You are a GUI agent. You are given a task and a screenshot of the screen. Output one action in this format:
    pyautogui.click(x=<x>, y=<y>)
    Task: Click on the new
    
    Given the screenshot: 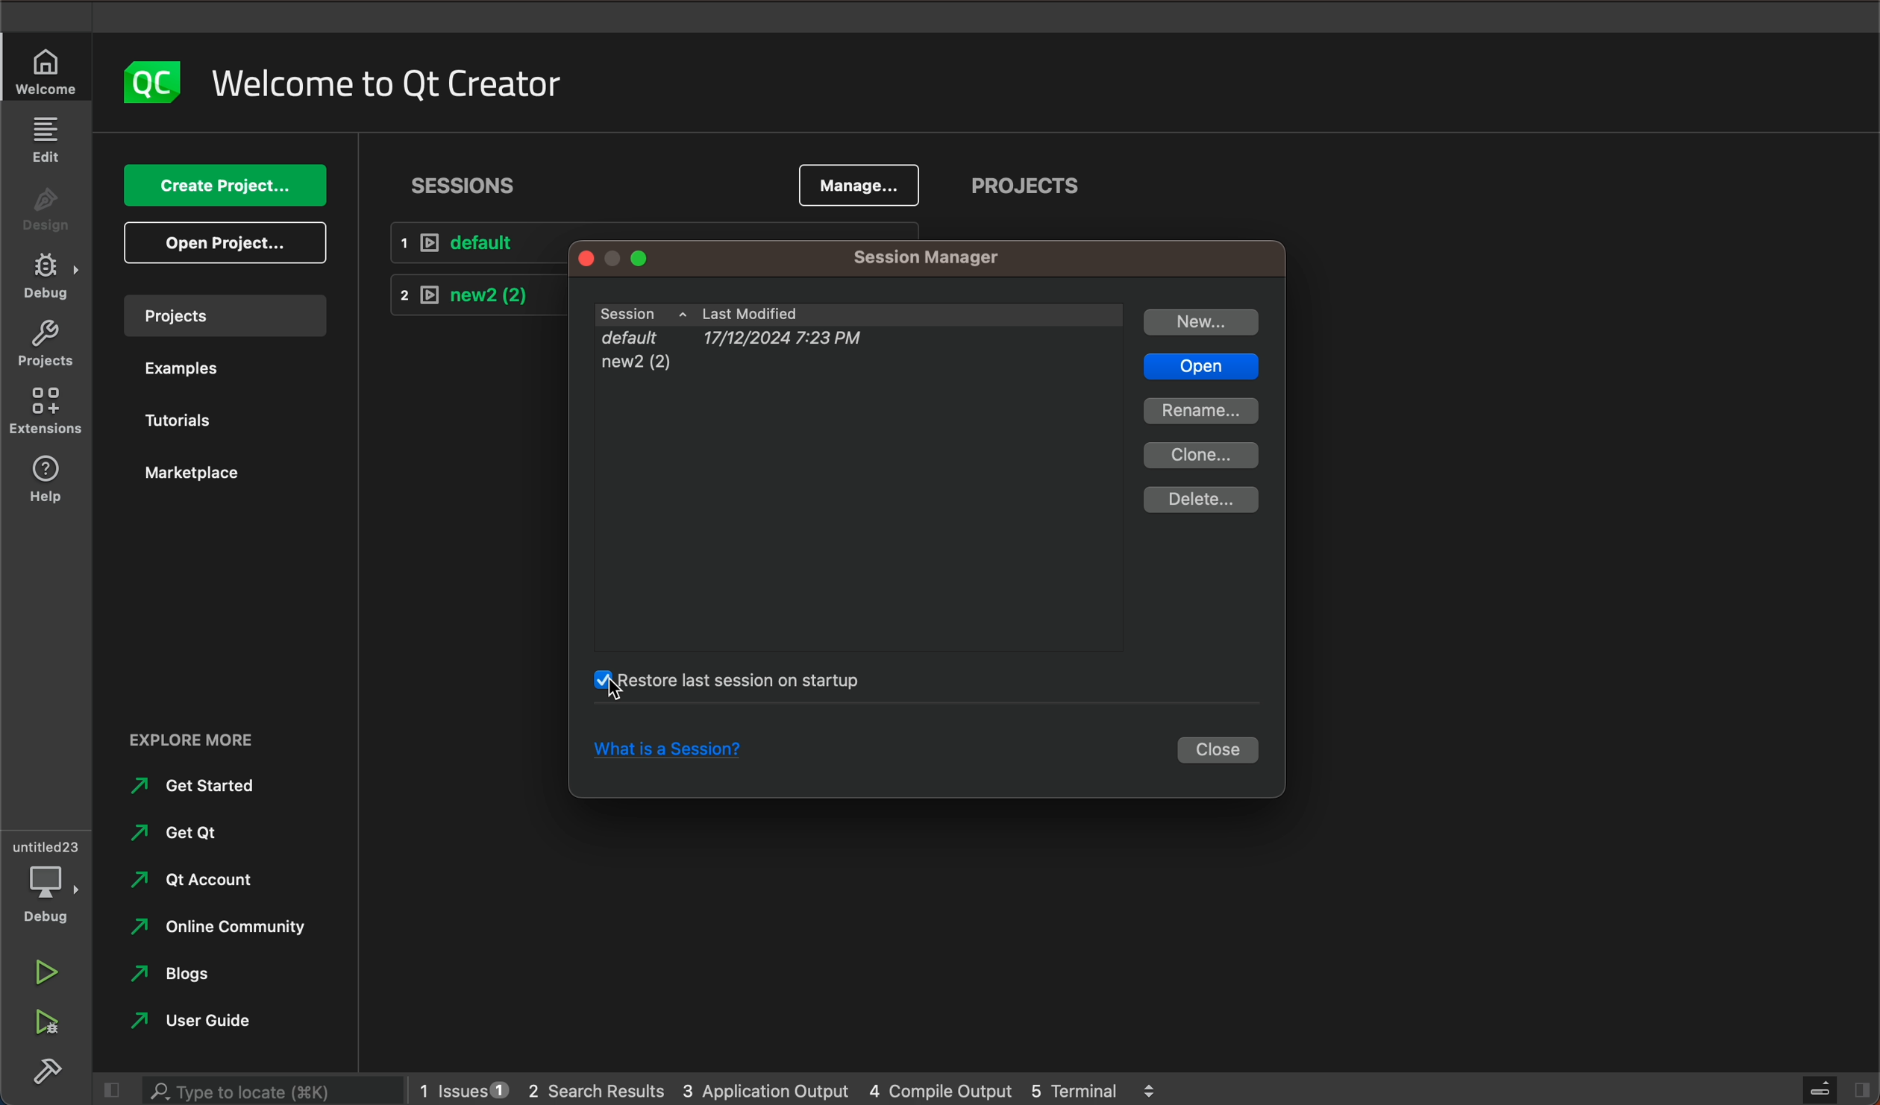 What is the action you would take?
    pyautogui.click(x=1203, y=321)
    